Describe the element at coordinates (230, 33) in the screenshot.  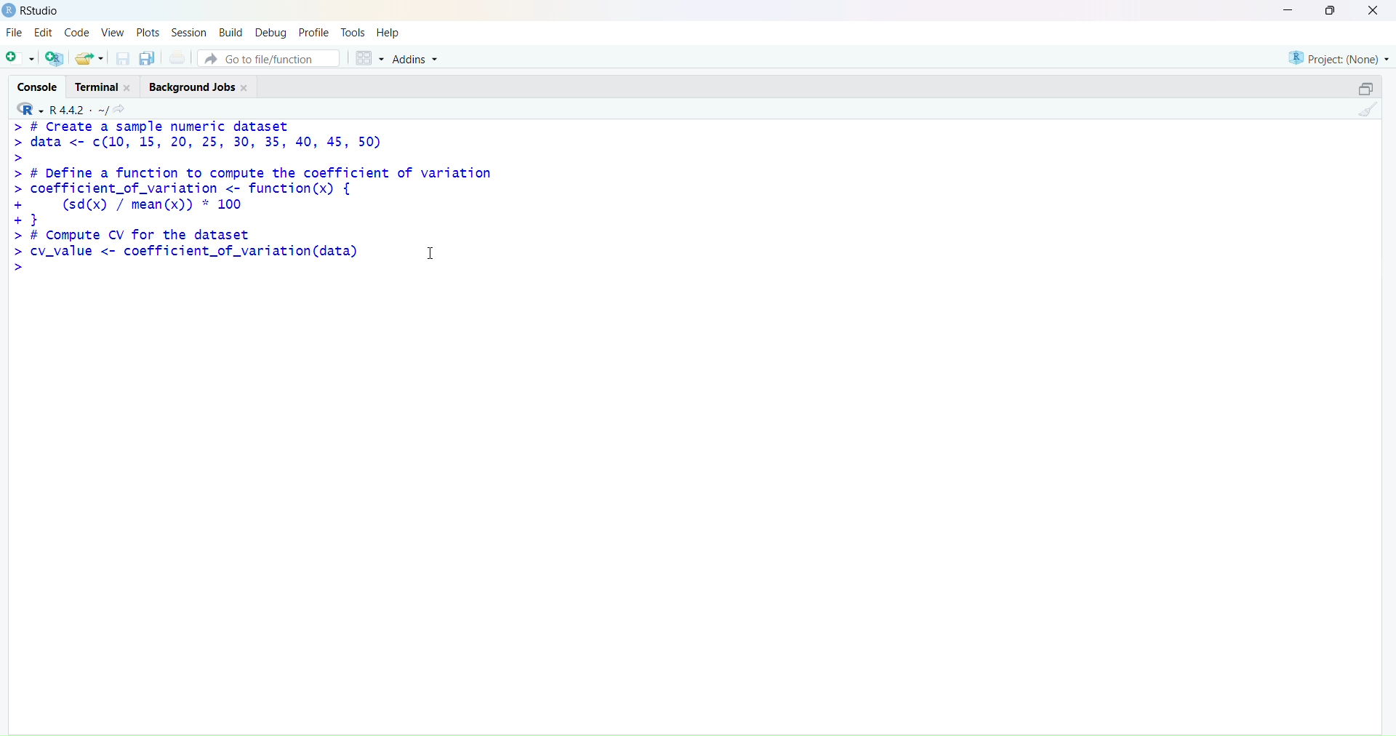
I see `build` at that location.